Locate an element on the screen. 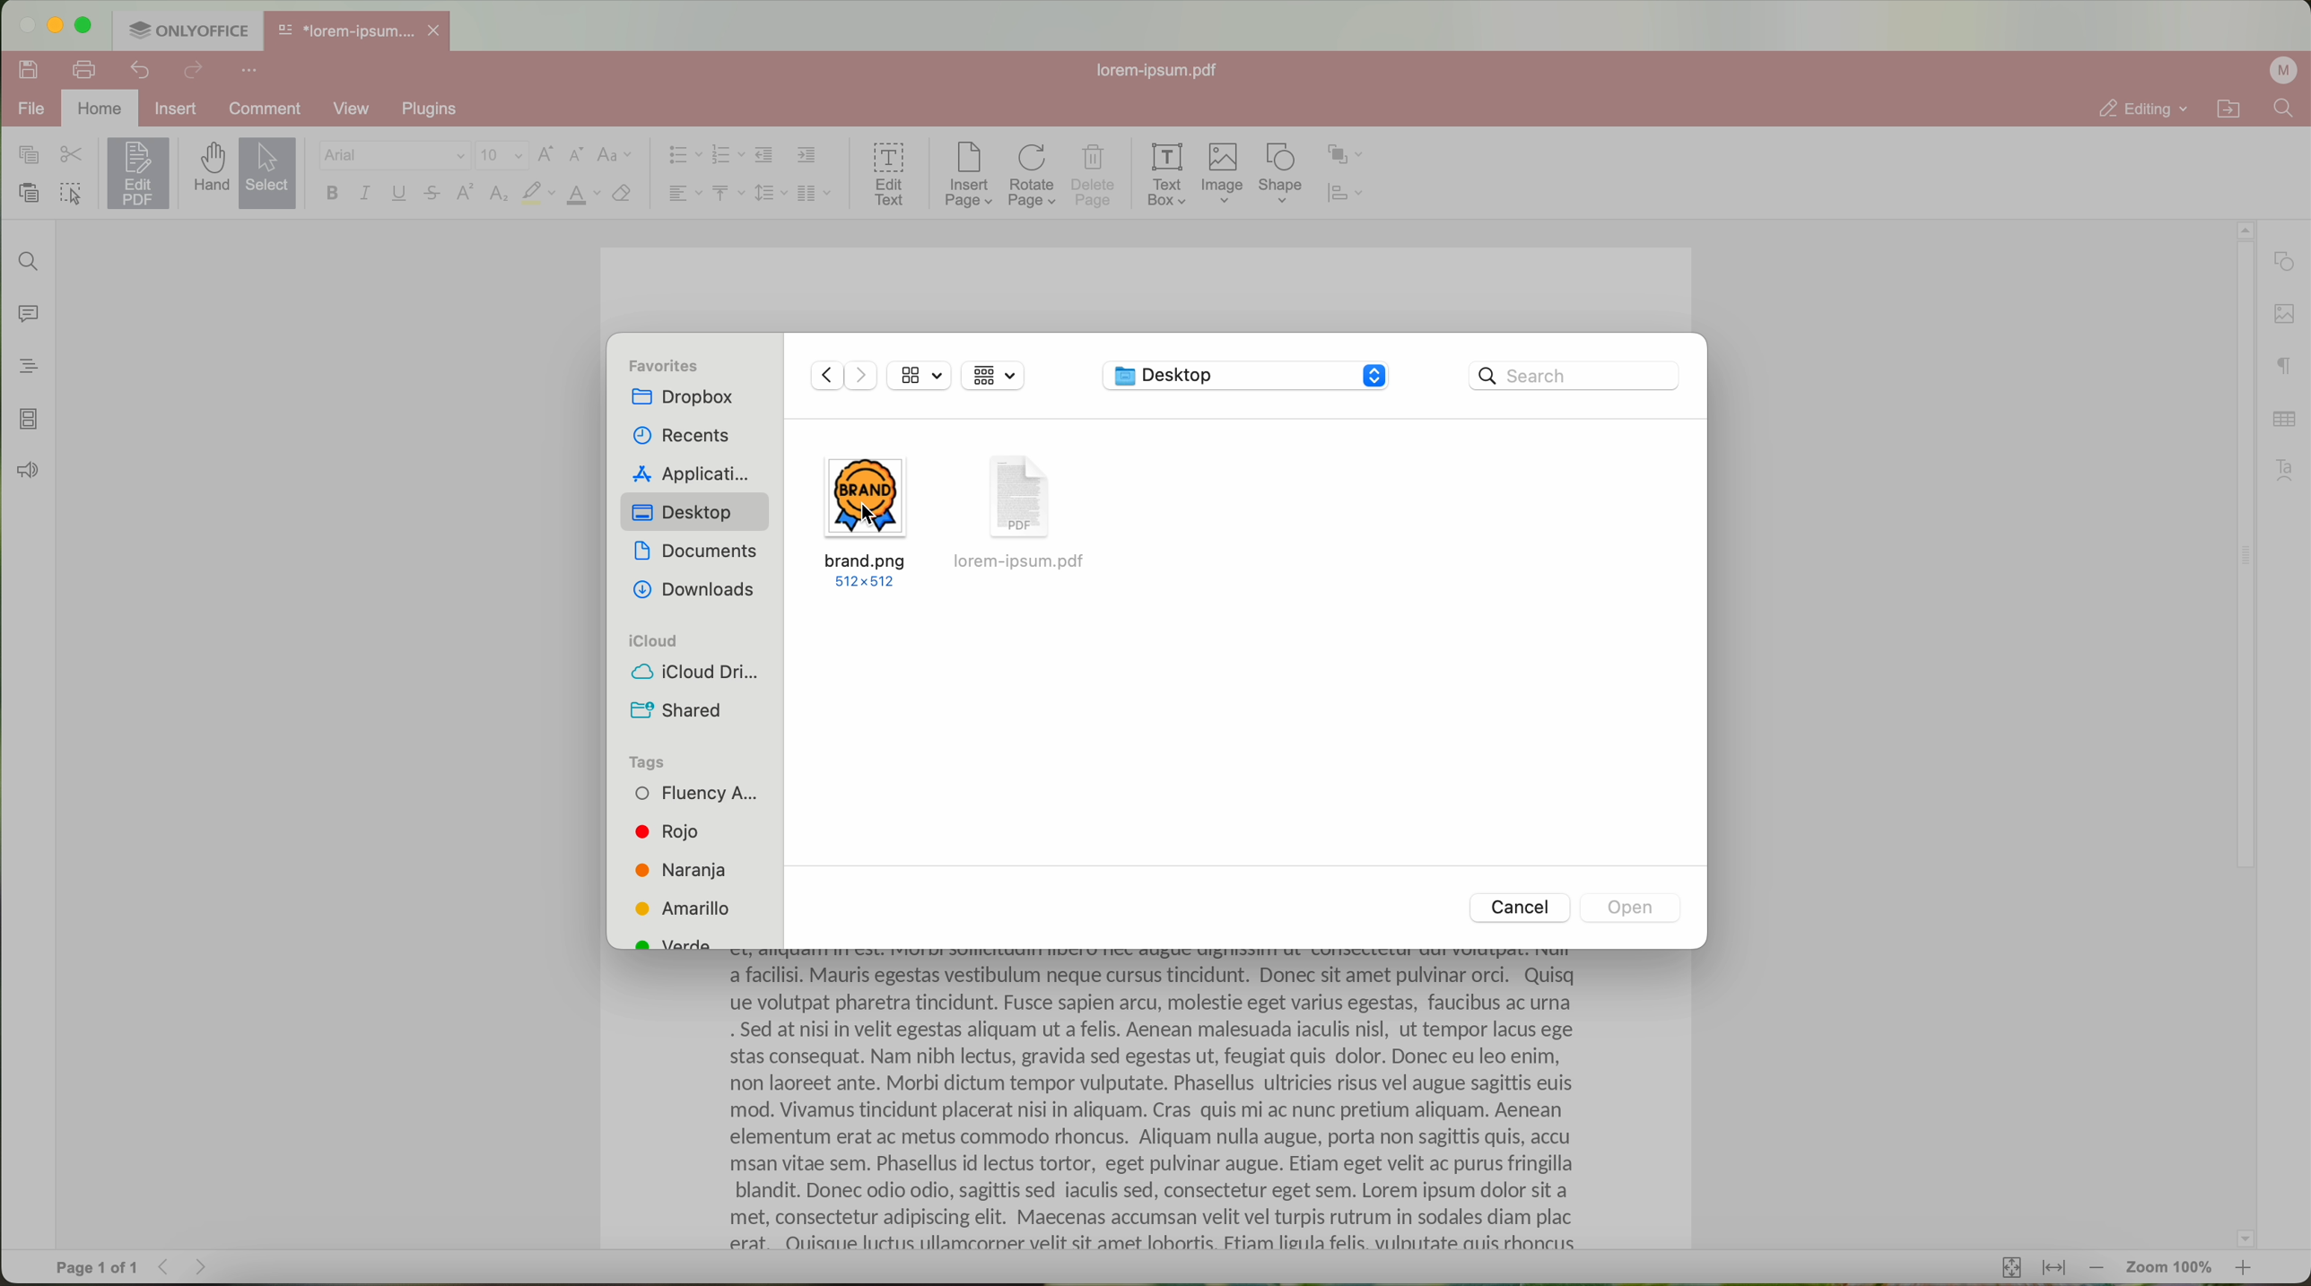 Image resolution: width=2311 pixels, height=1286 pixels. documents is located at coordinates (694, 552).